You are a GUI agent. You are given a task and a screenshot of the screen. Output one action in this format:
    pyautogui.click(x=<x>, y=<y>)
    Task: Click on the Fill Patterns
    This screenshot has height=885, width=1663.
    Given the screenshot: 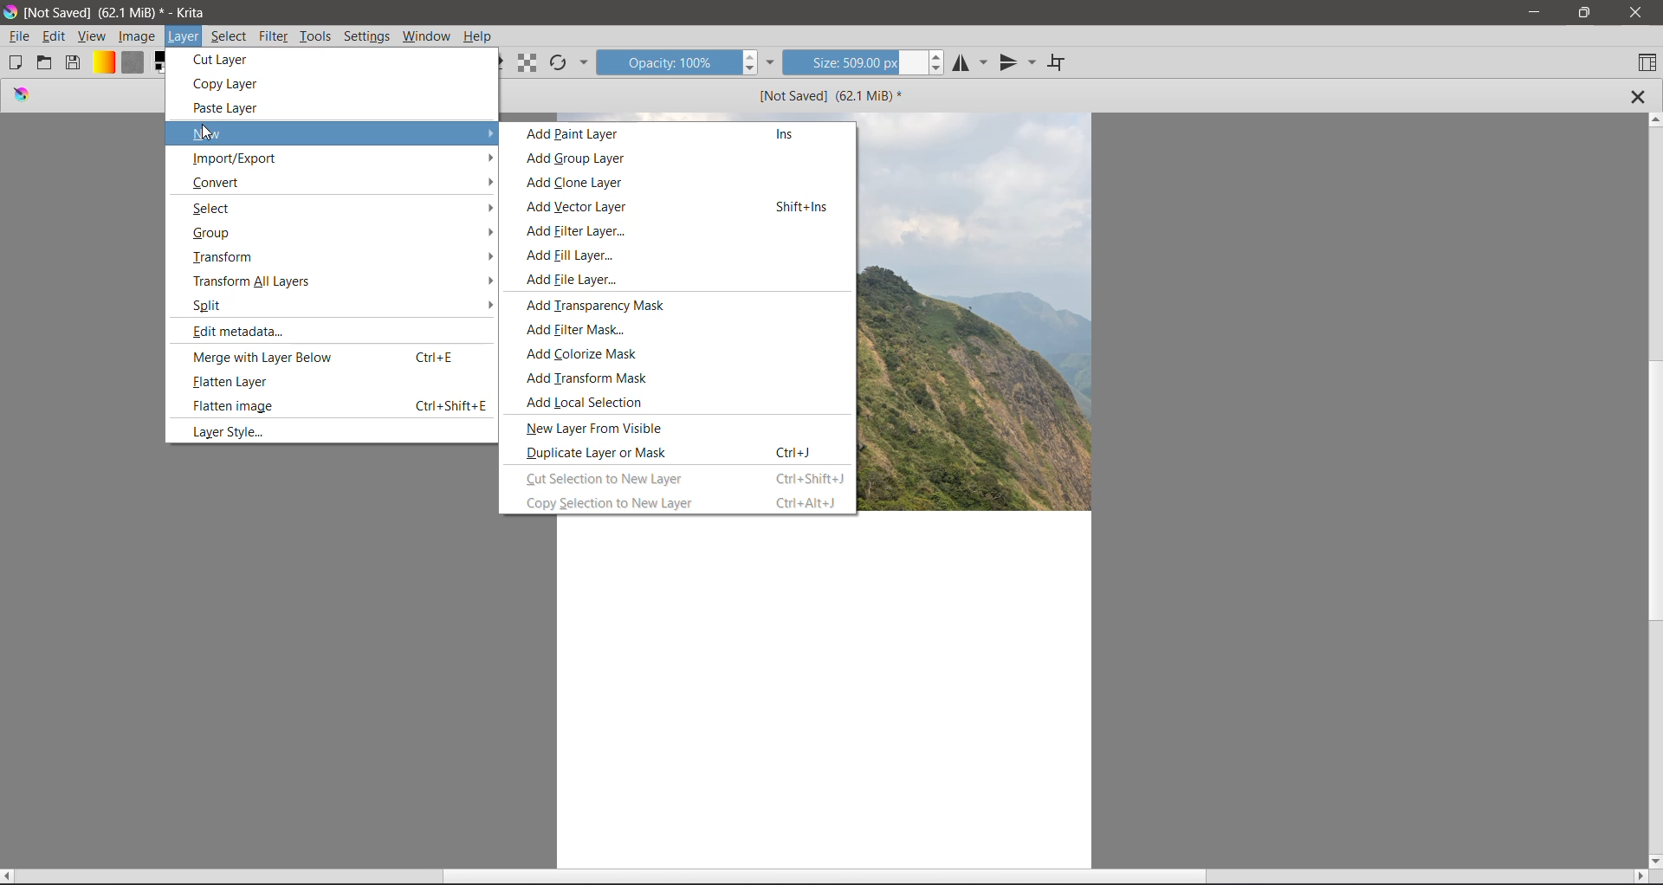 What is the action you would take?
    pyautogui.click(x=133, y=62)
    